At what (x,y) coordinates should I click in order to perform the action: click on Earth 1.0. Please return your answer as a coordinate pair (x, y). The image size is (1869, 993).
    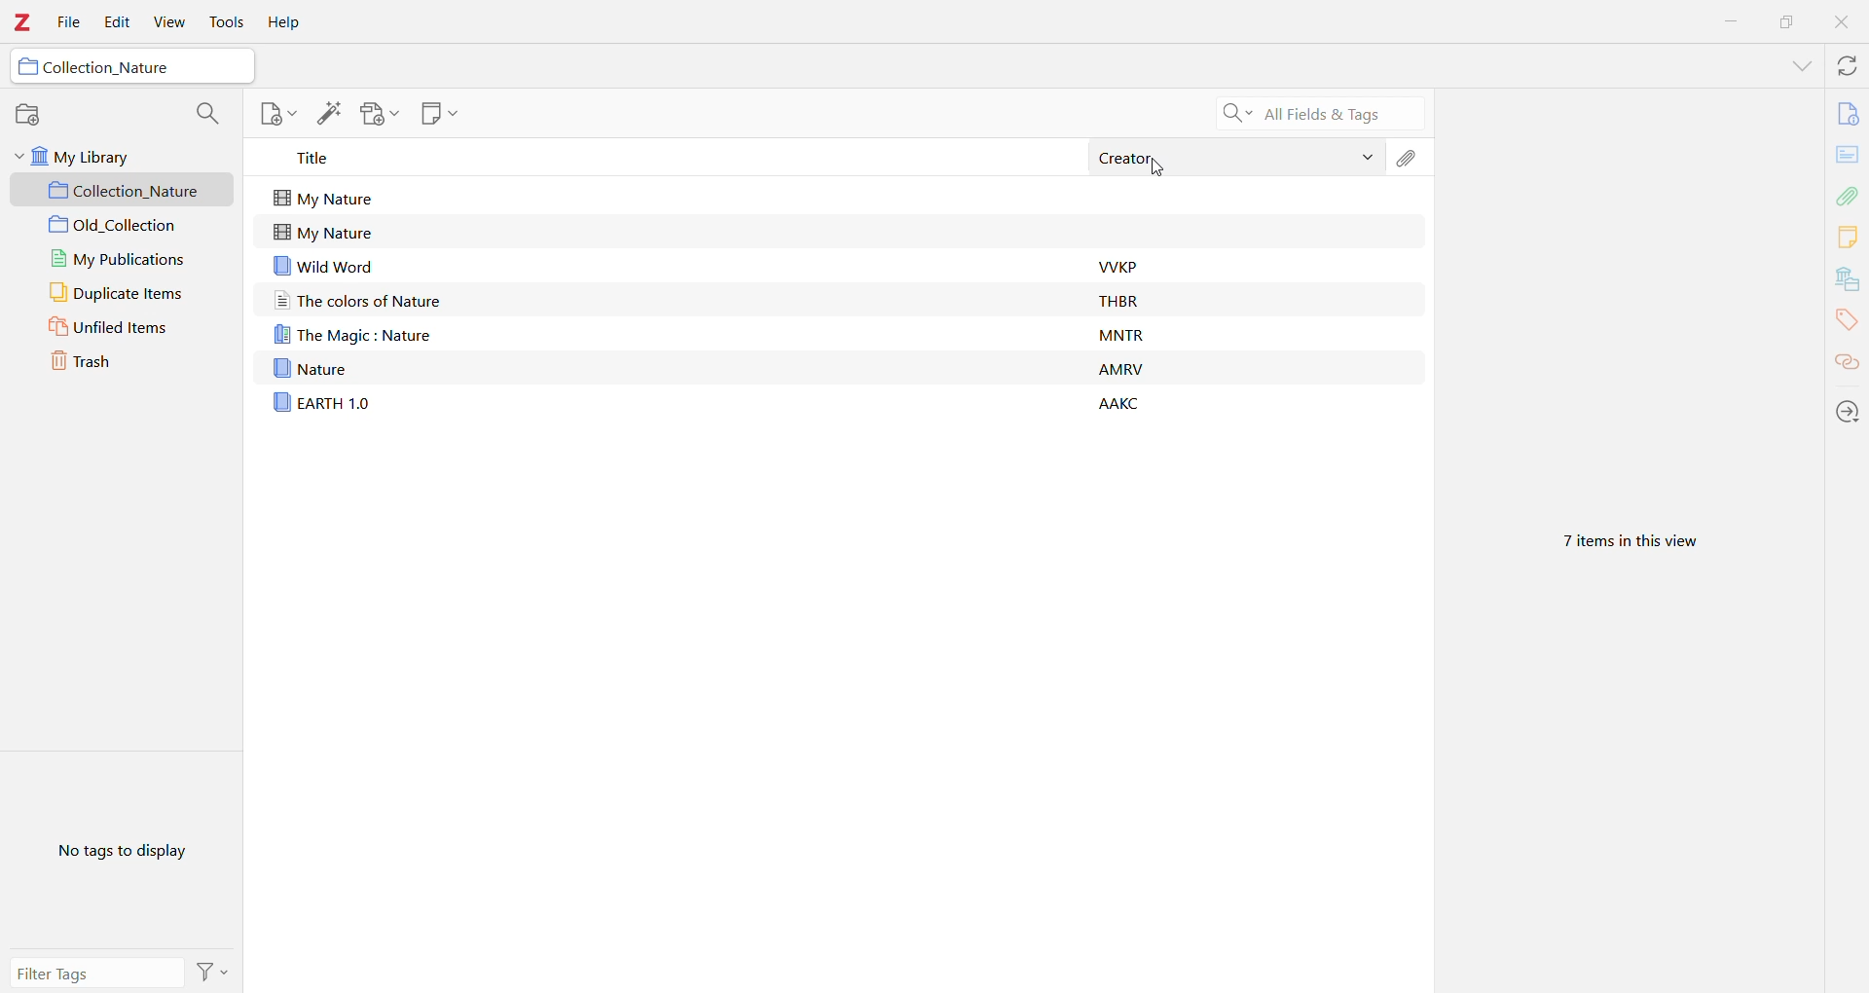
    Looking at the image, I should click on (323, 403).